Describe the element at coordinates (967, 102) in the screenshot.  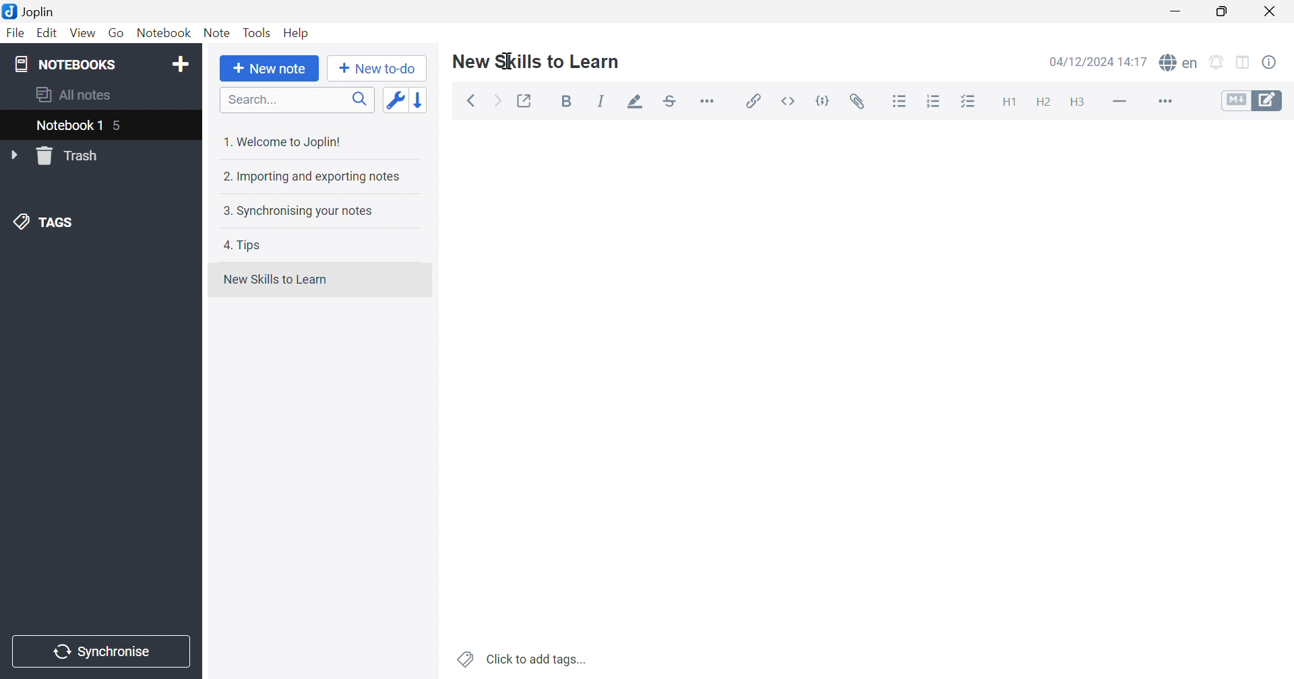
I see `Checkbox list` at that location.